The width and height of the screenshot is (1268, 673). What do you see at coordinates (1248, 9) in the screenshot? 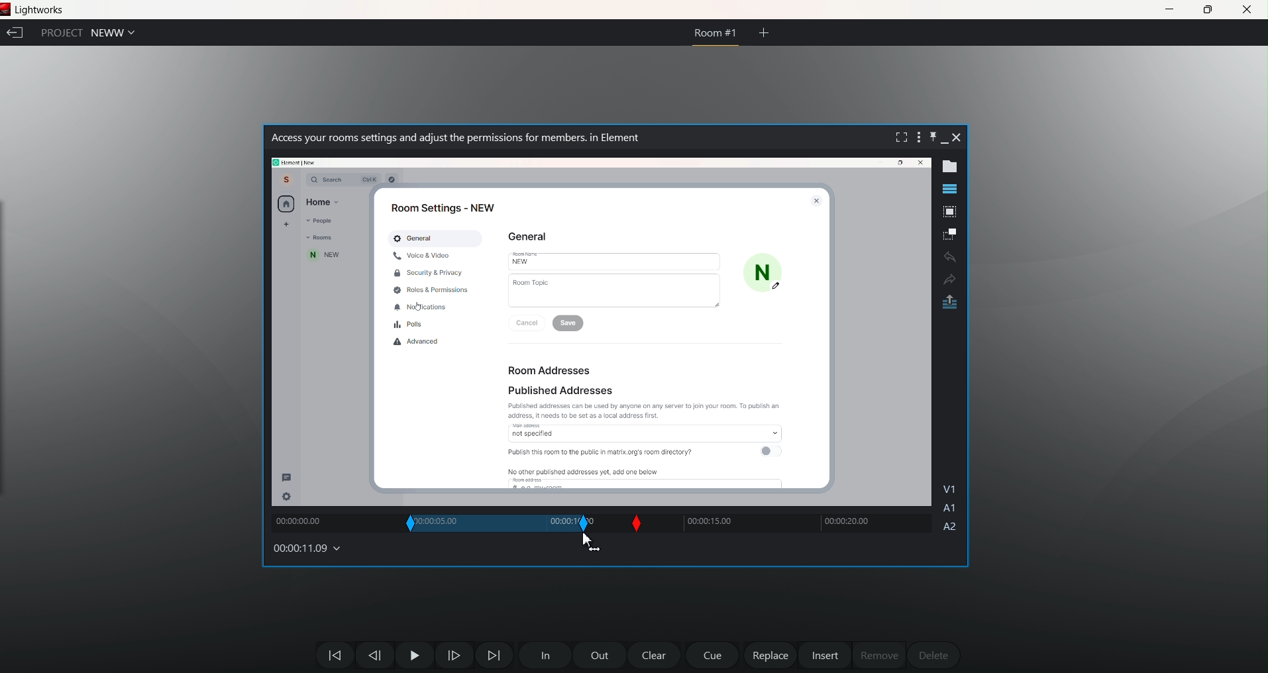
I see `close` at bounding box center [1248, 9].